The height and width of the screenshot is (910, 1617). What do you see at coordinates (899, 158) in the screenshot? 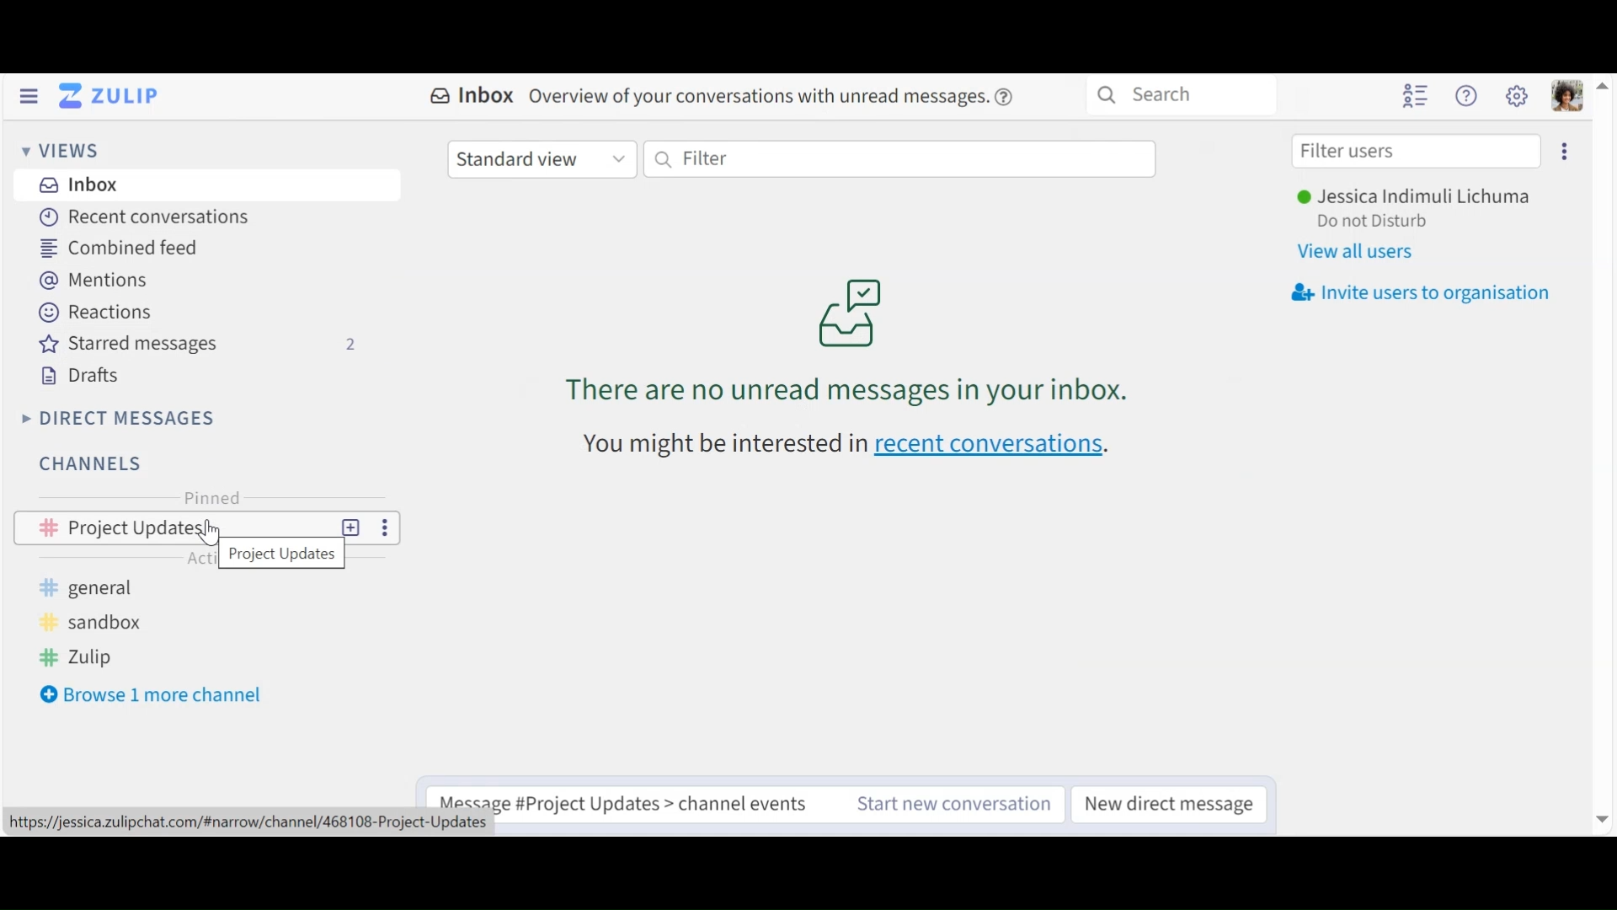
I see `Filter` at bounding box center [899, 158].